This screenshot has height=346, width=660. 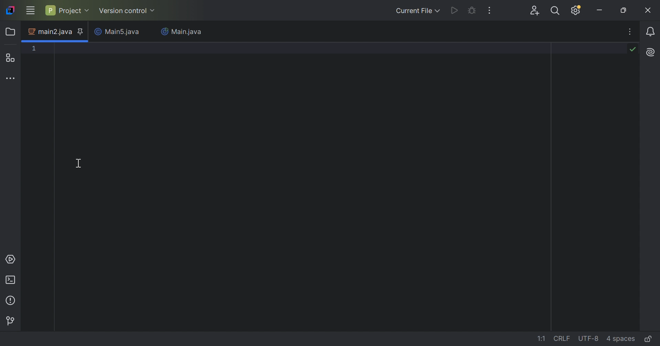 I want to click on line separator: \r\n, so click(x=562, y=338).